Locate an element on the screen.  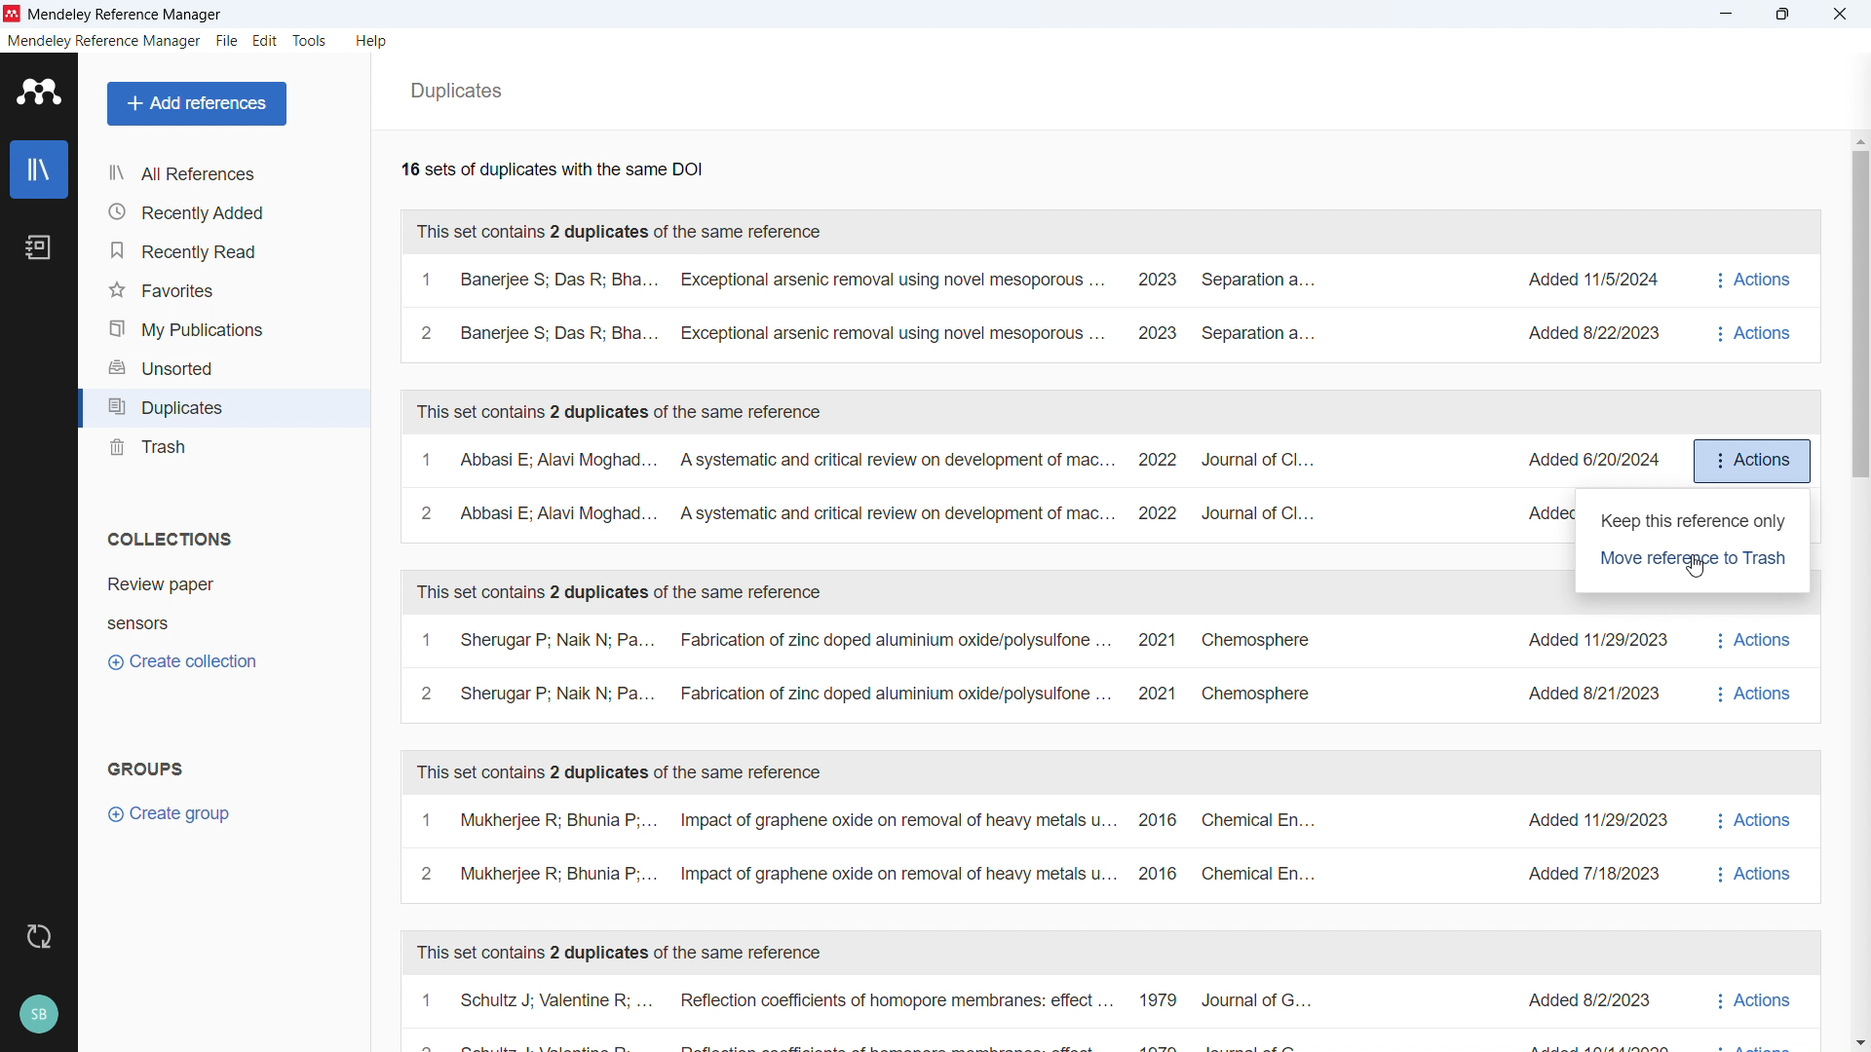
Number of available duplicates  is located at coordinates (553, 171).